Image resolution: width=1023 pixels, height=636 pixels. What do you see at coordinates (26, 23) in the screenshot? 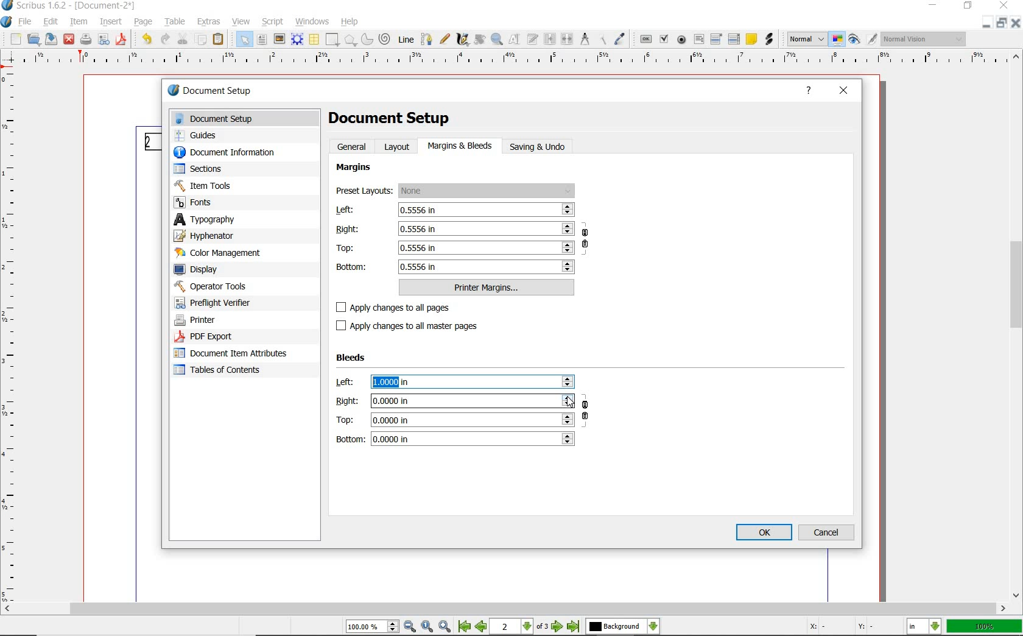
I see `file` at bounding box center [26, 23].